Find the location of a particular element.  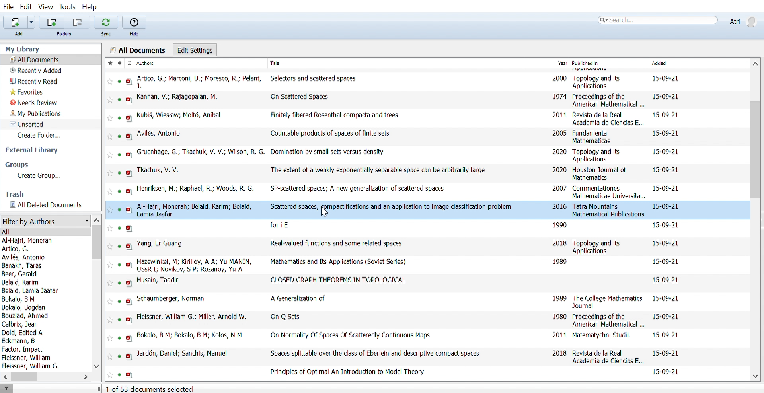

Move up is located at coordinates (97, 220).